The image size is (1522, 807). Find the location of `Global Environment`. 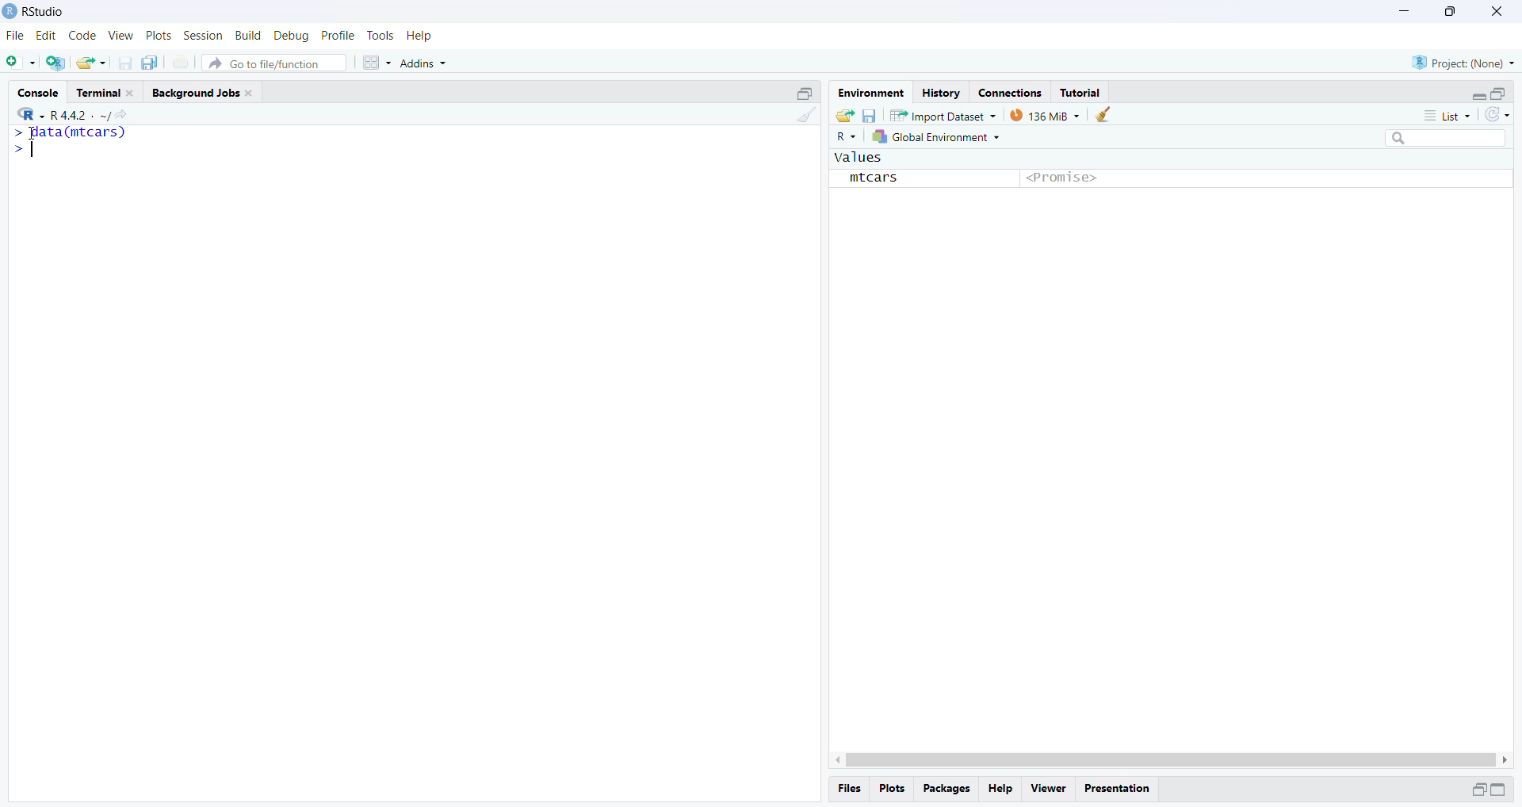

Global Environment is located at coordinates (939, 139).